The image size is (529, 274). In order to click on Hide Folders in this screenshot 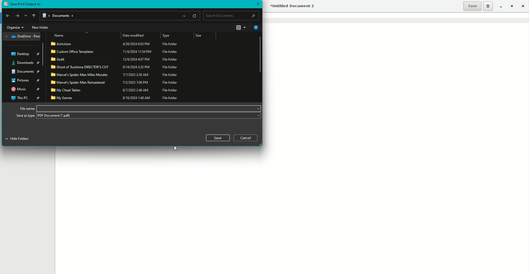, I will do `click(20, 139)`.